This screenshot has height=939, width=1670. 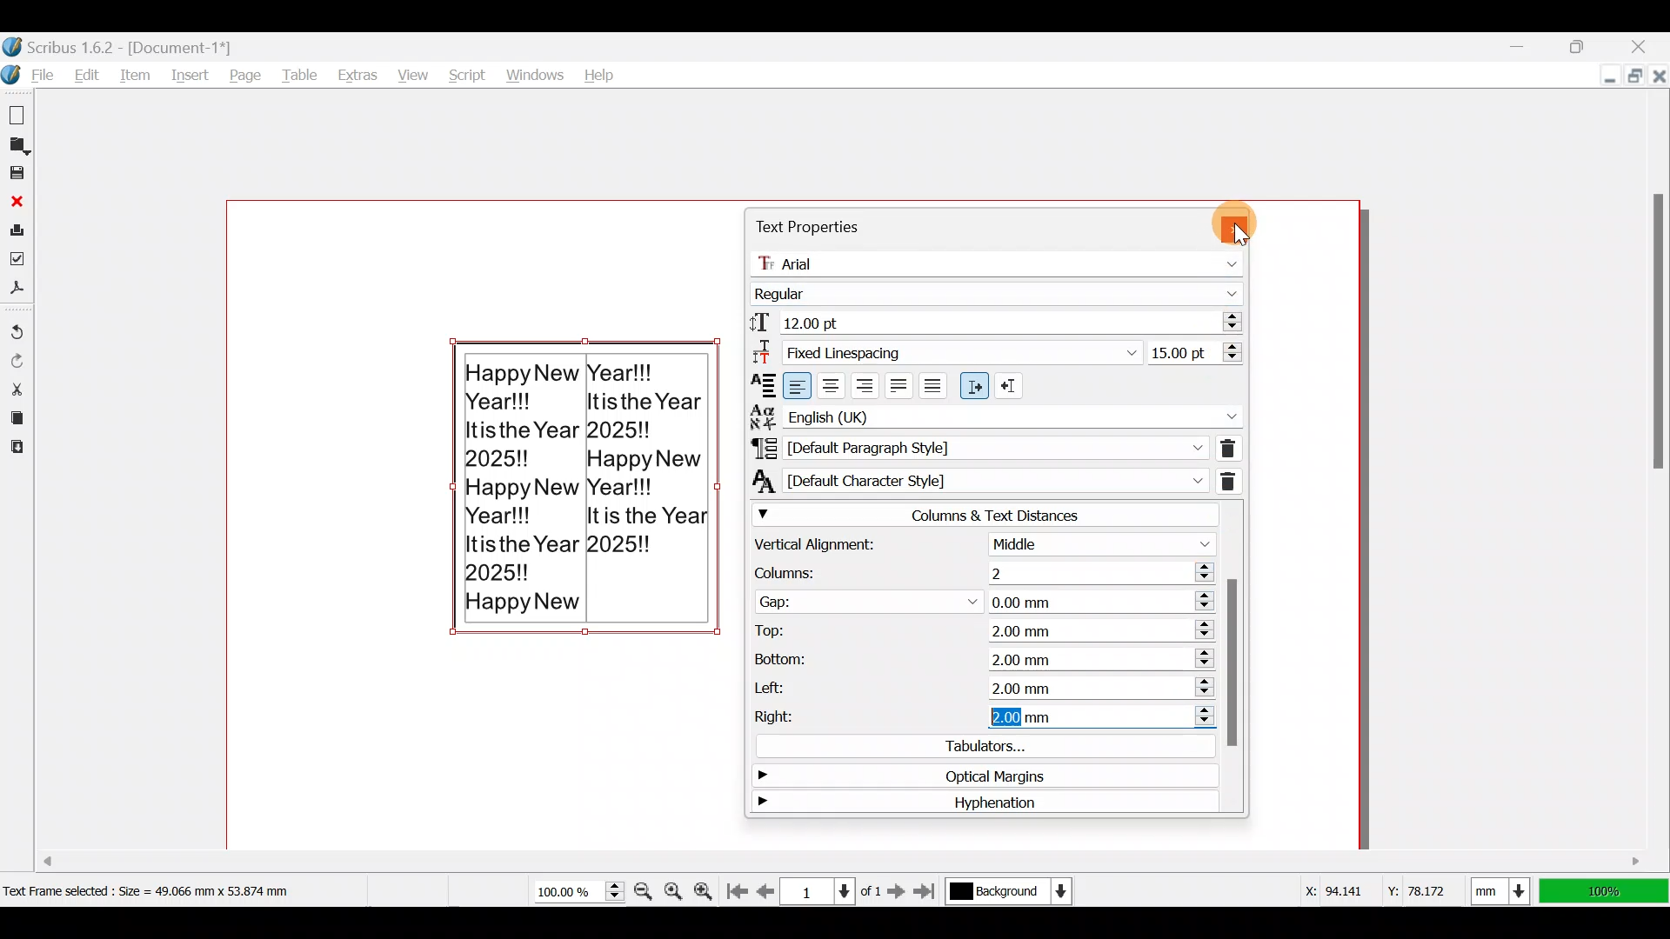 What do you see at coordinates (758, 384) in the screenshot?
I see `Text Alignment` at bounding box center [758, 384].